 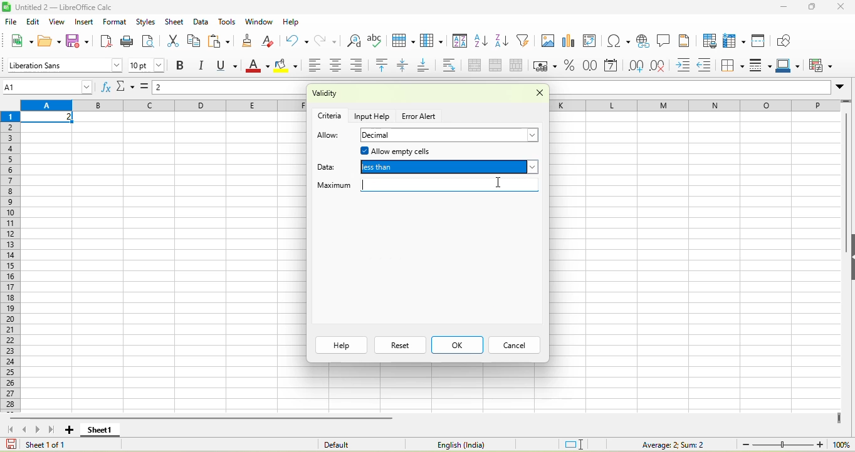 I want to click on borders, so click(x=733, y=66).